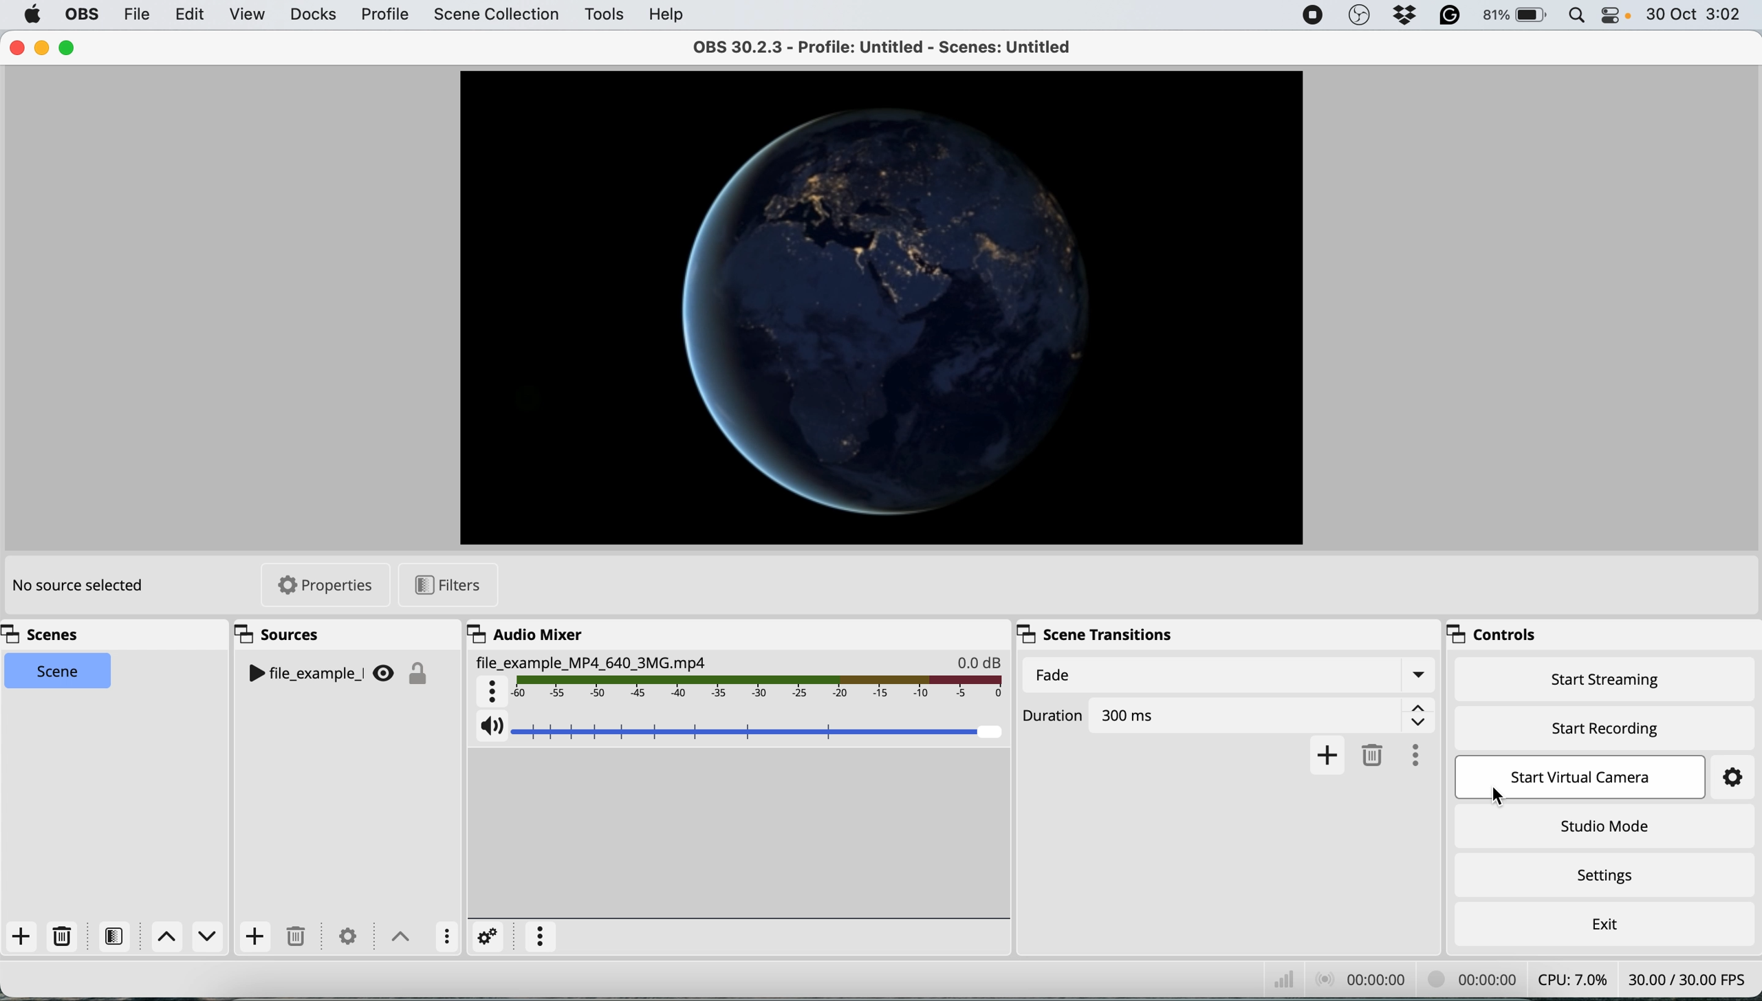  What do you see at coordinates (1362, 980) in the screenshot?
I see `audio recording timestamp` at bounding box center [1362, 980].